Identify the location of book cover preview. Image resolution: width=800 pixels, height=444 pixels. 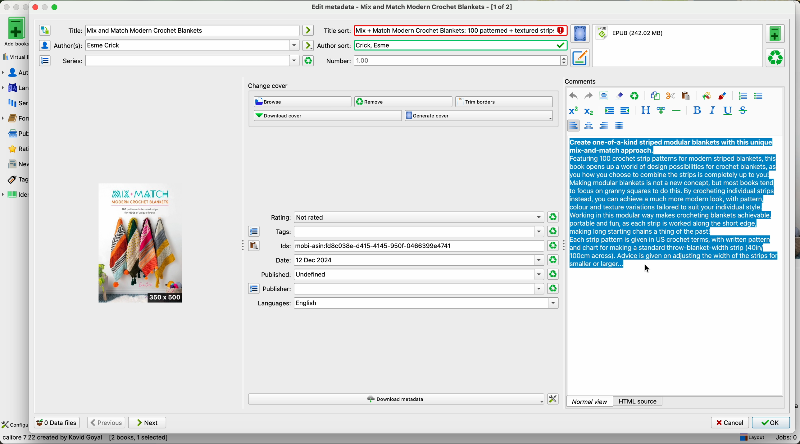
(141, 243).